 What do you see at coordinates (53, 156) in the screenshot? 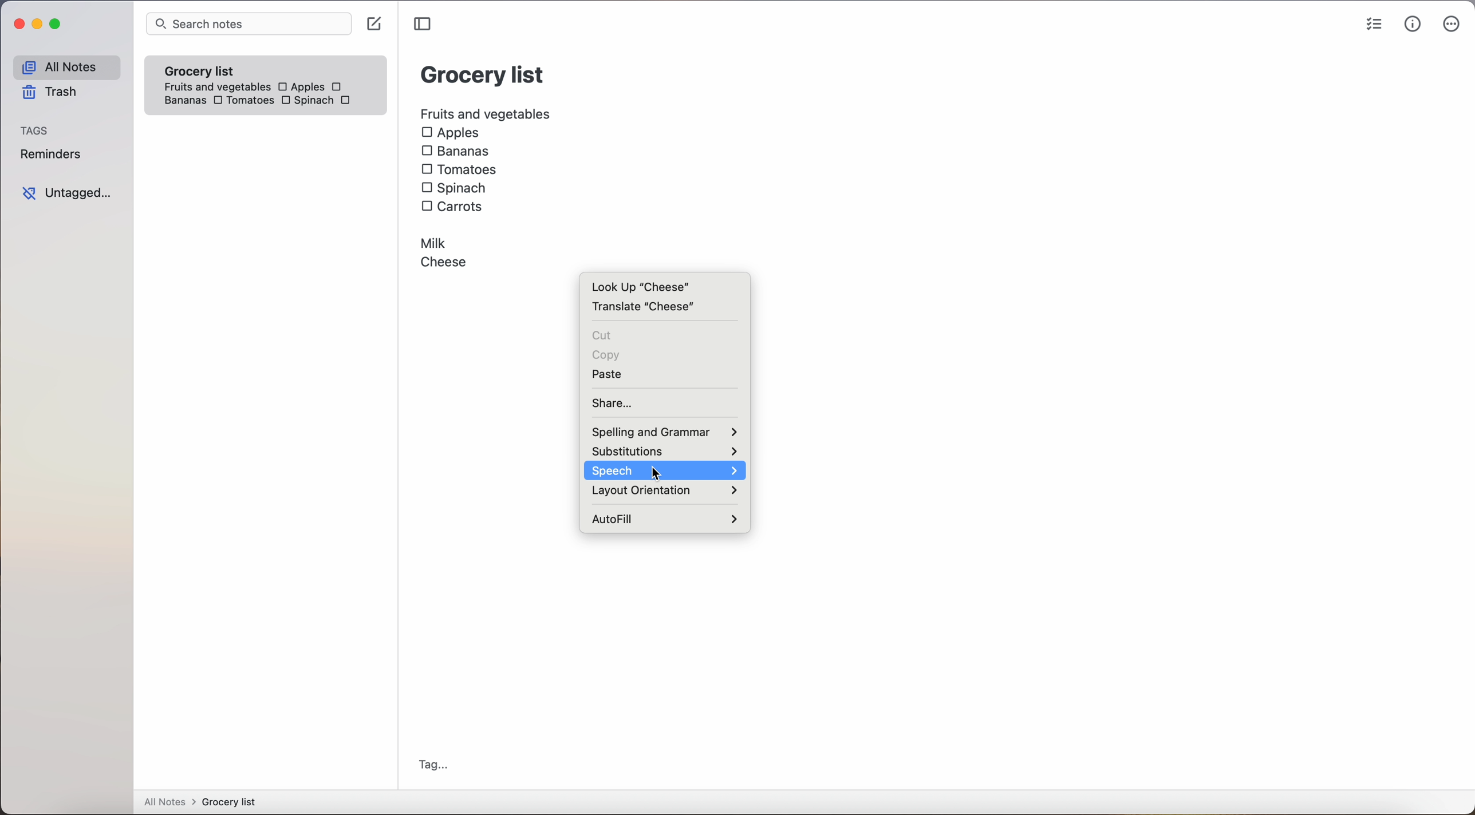
I see `reminders` at bounding box center [53, 156].